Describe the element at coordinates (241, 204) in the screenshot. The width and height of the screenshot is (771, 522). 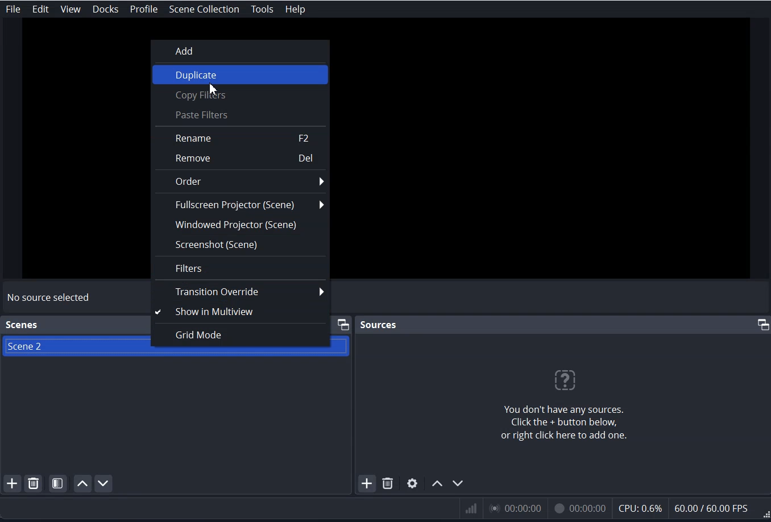
I see `Fullscreen Projector ` at that location.